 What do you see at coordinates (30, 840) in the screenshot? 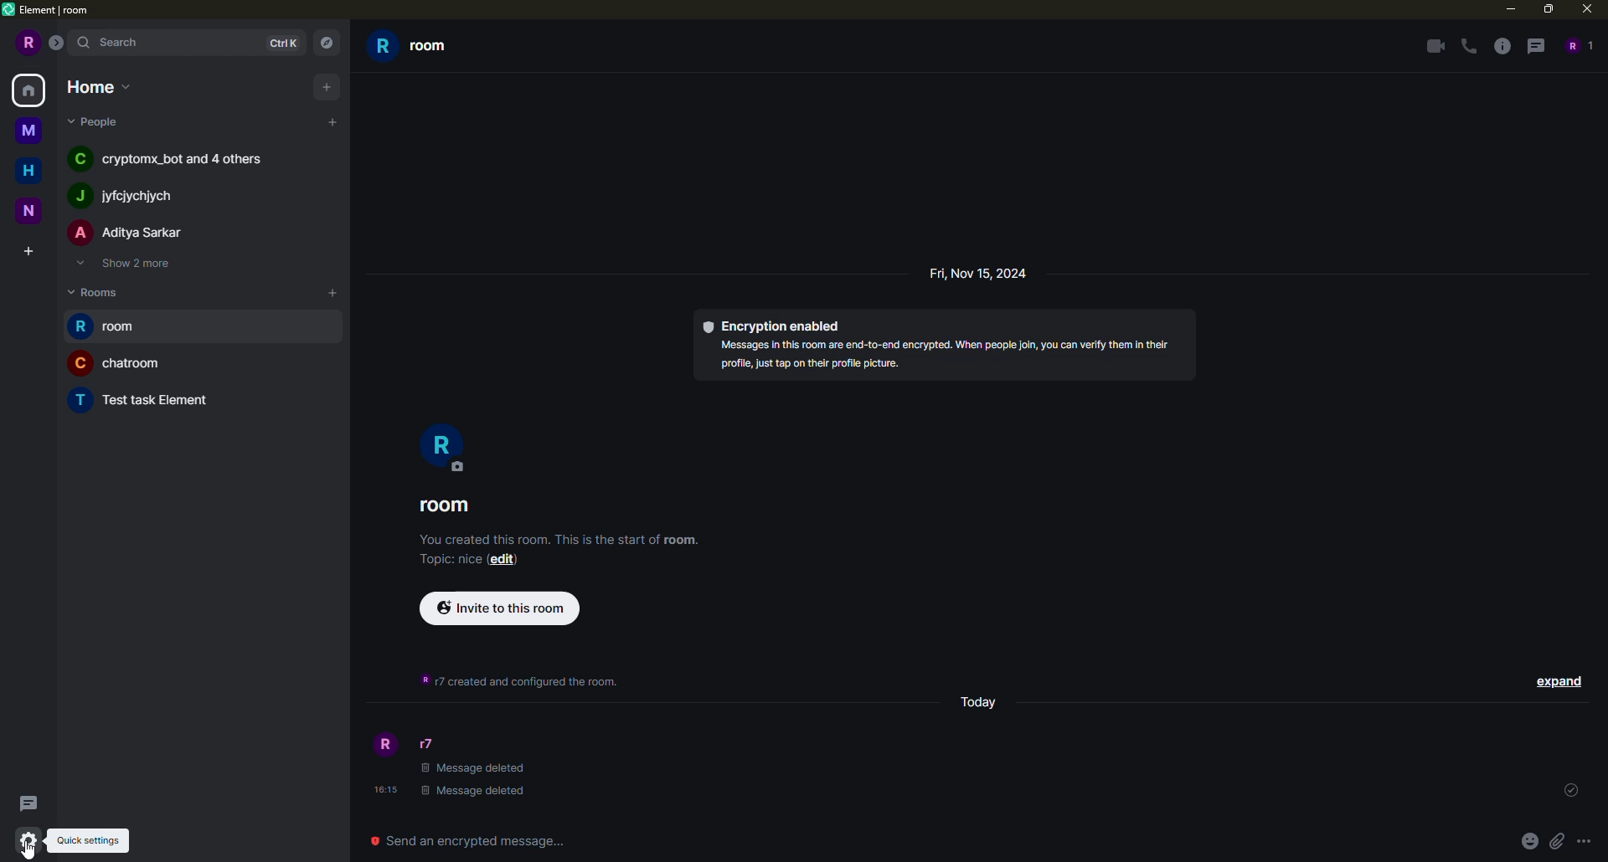
I see `click` at bounding box center [30, 840].